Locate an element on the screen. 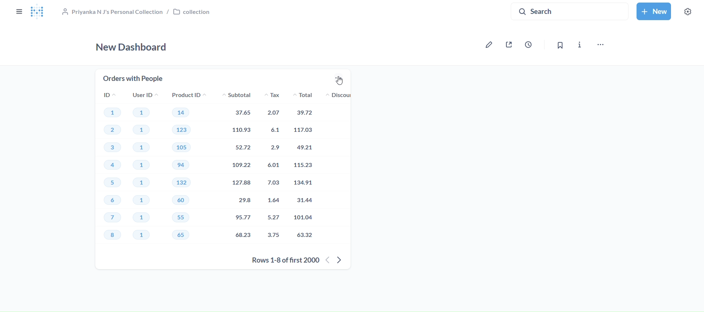 The width and height of the screenshot is (704, 312). share is located at coordinates (510, 45).